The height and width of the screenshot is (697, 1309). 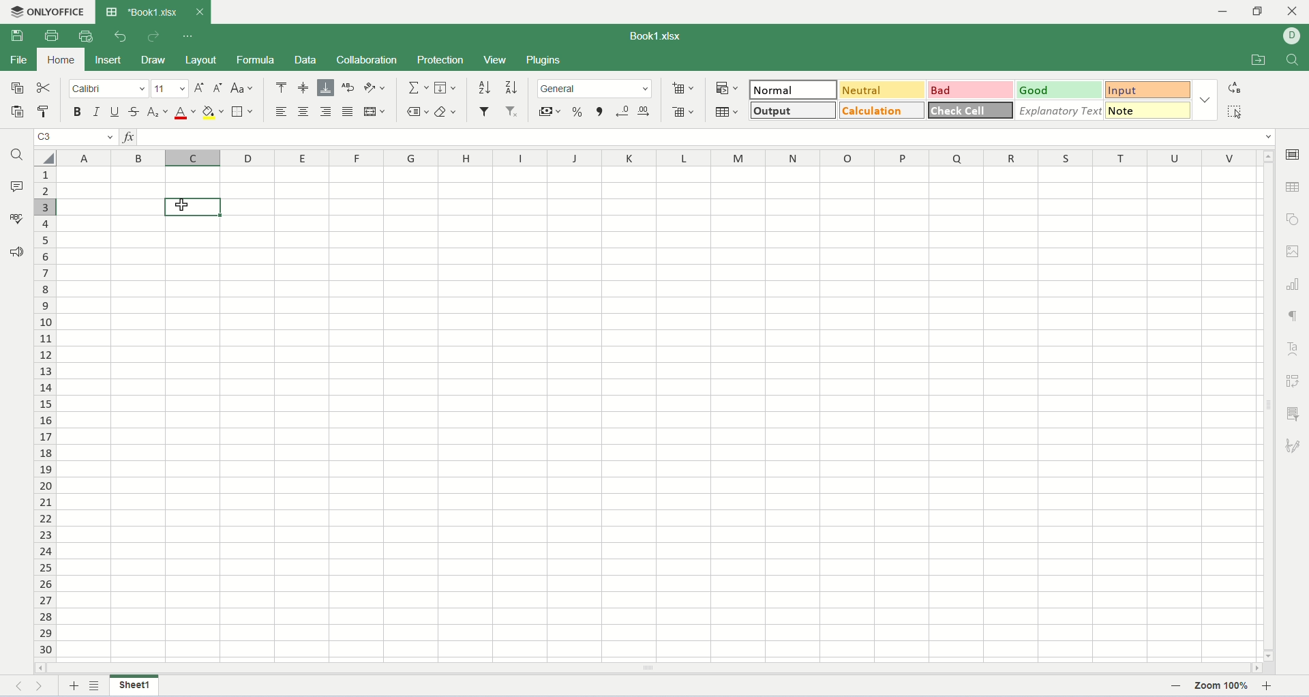 I want to click on signature settings, so click(x=1297, y=445).